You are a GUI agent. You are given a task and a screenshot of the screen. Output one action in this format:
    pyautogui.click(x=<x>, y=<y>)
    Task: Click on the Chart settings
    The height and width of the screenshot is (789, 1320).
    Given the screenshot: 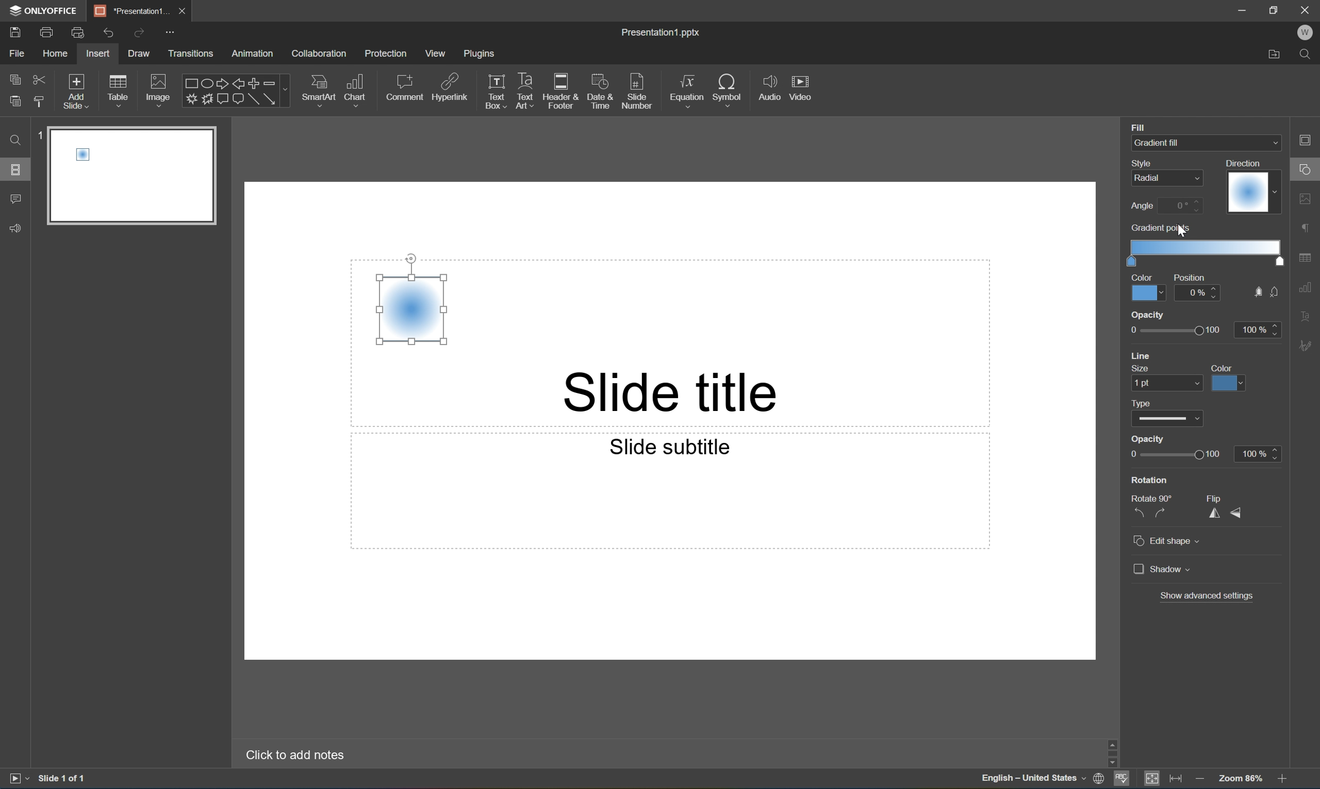 What is the action you would take?
    pyautogui.click(x=1308, y=288)
    